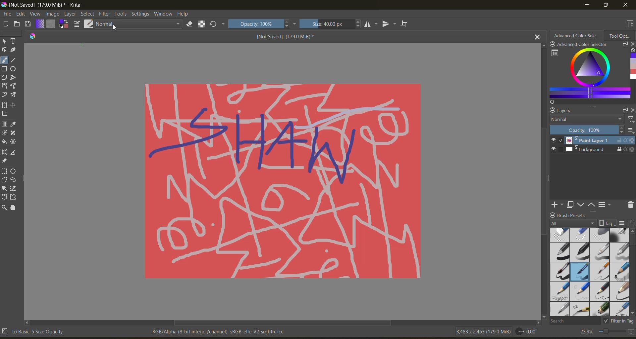 Image resolution: width=636 pixels, height=339 pixels. I want to click on close tab, so click(536, 37).